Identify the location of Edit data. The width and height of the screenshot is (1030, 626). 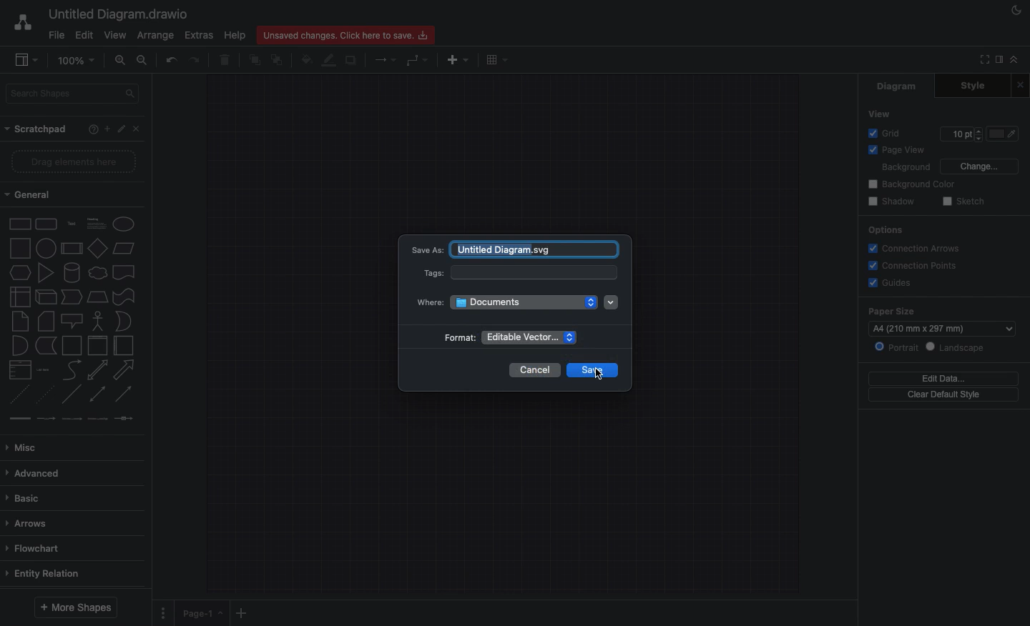
(946, 377).